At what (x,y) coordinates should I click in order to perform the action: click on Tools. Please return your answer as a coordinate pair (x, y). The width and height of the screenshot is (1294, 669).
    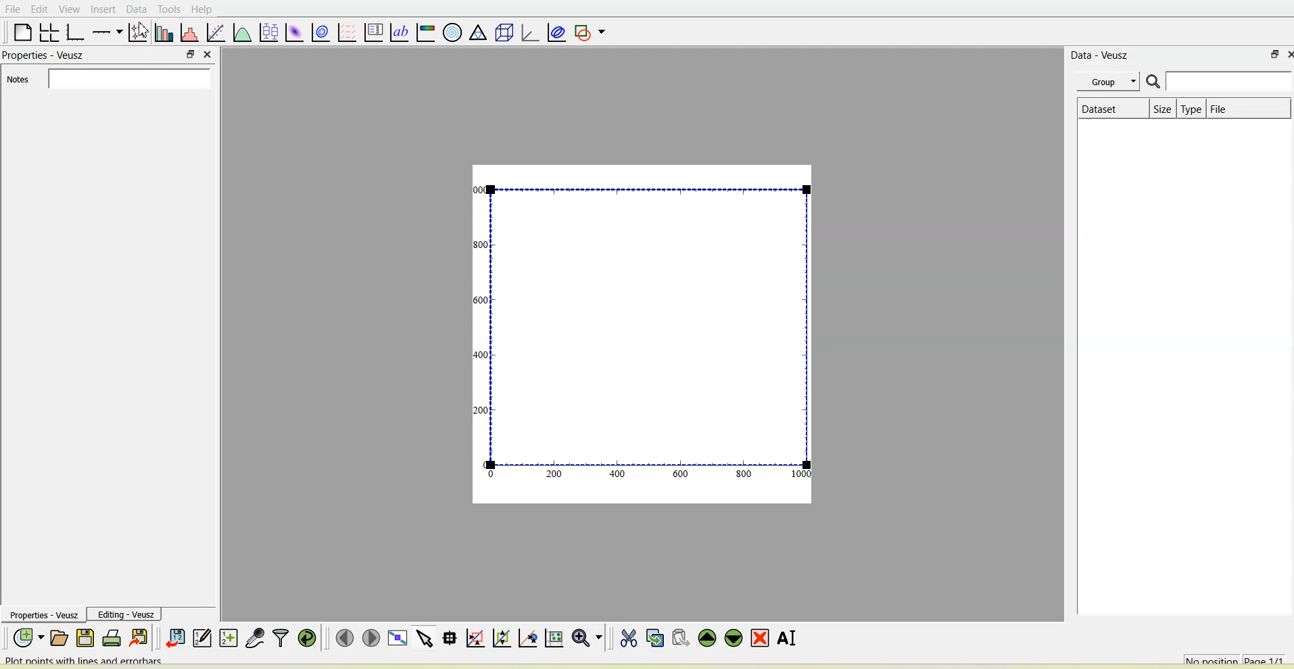
    Looking at the image, I should click on (167, 9).